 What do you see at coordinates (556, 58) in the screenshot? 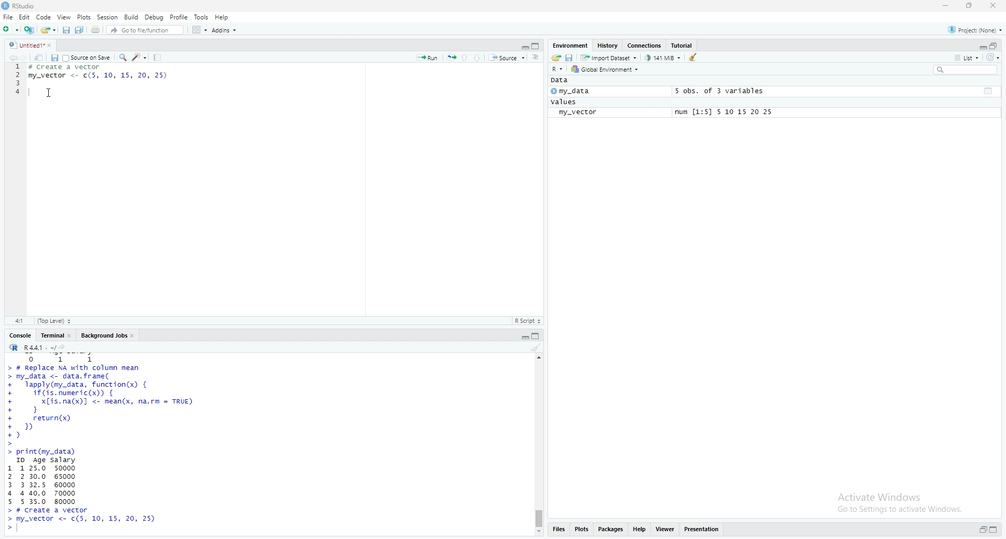
I see `load workspace` at bounding box center [556, 58].